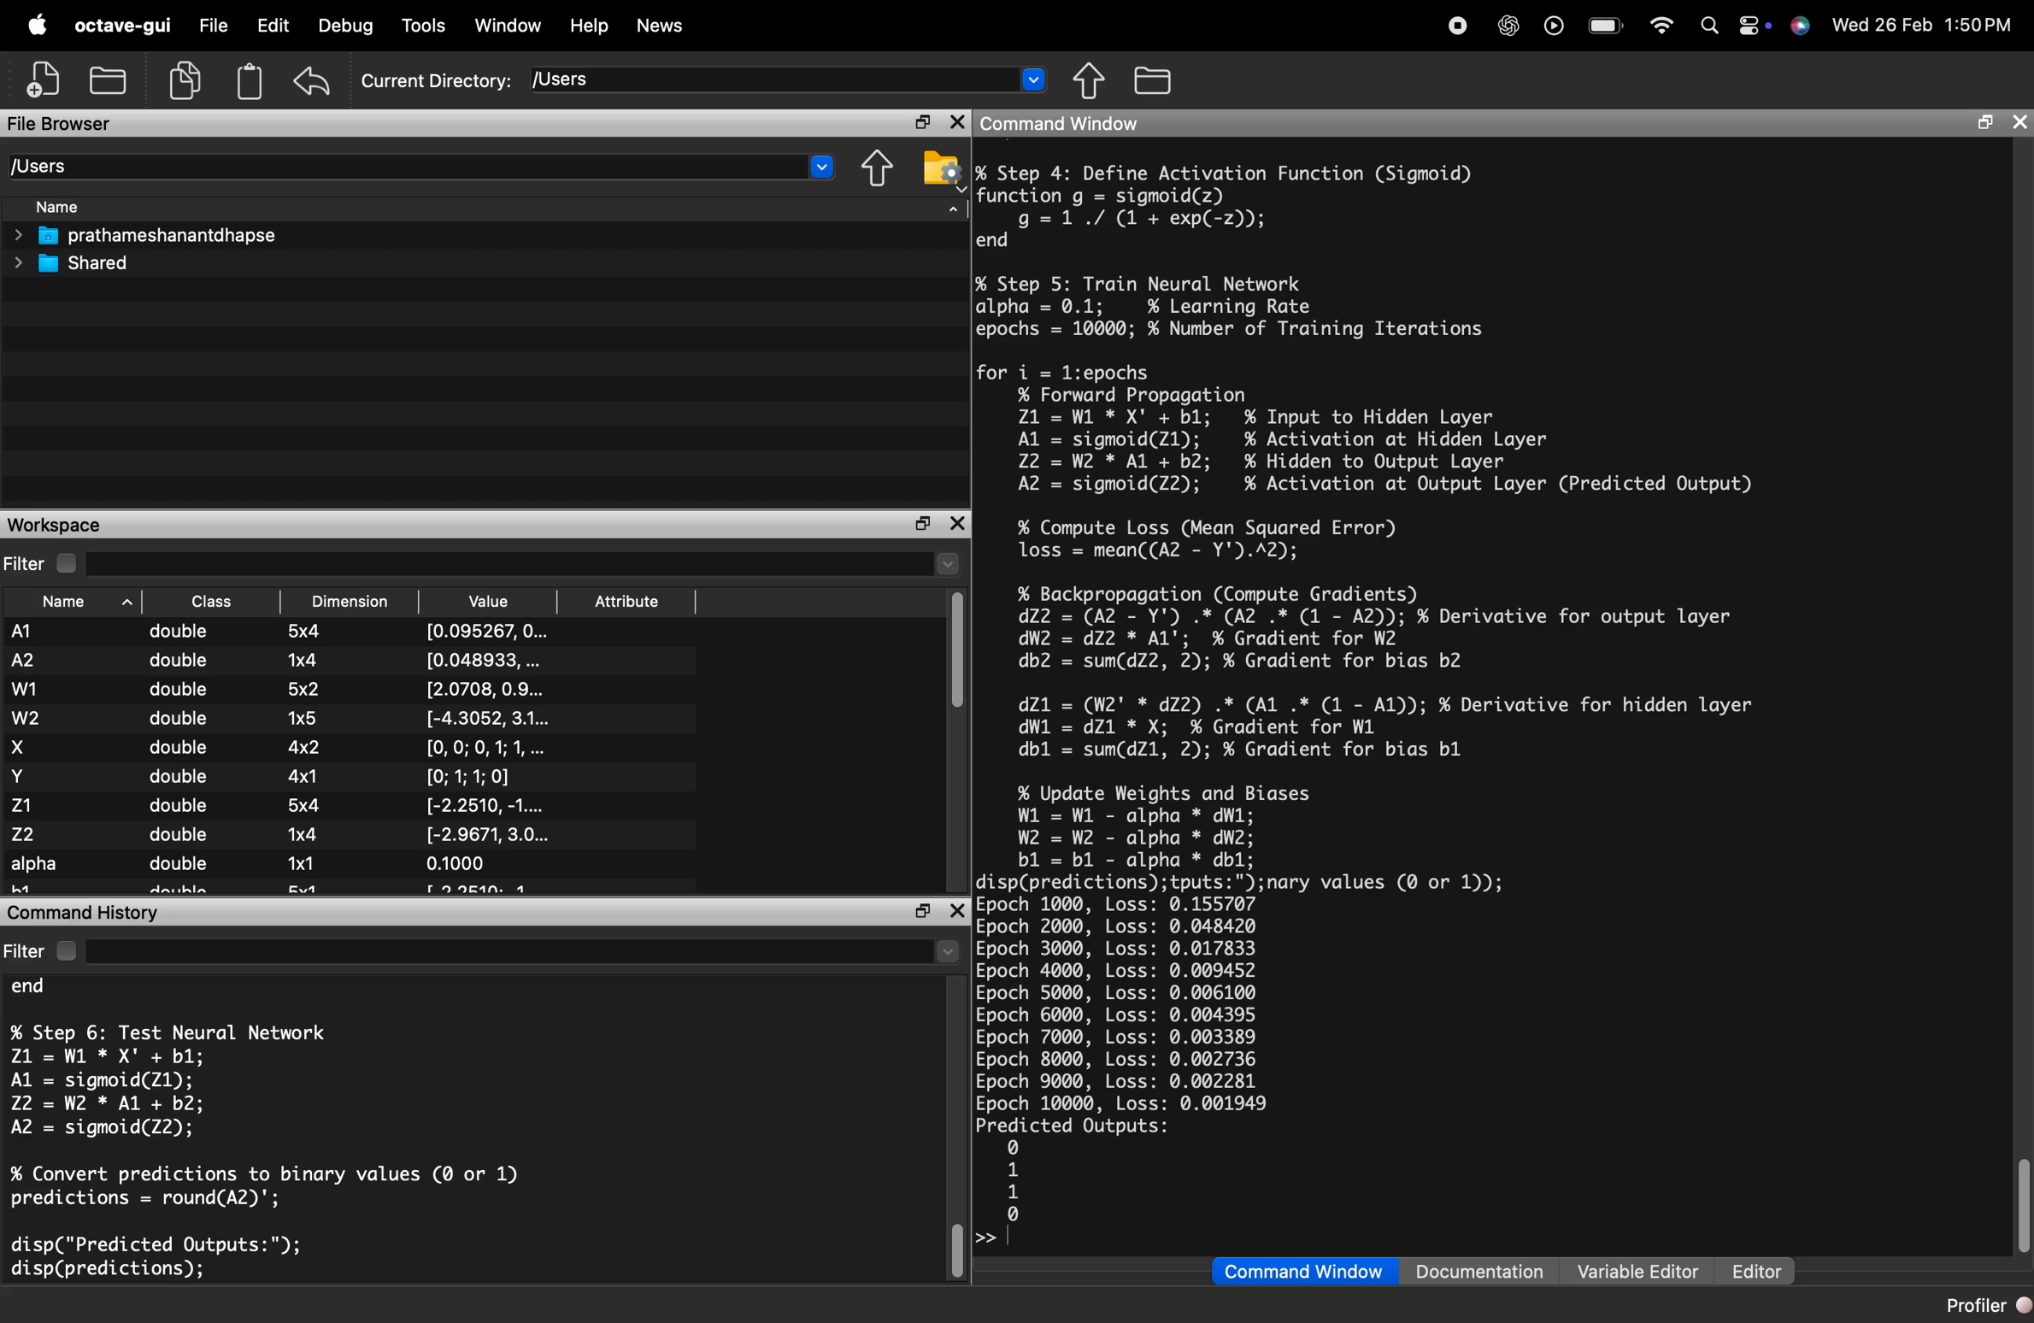 The image size is (2034, 1323). What do you see at coordinates (307, 807) in the screenshot?
I see `5x4` at bounding box center [307, 807].